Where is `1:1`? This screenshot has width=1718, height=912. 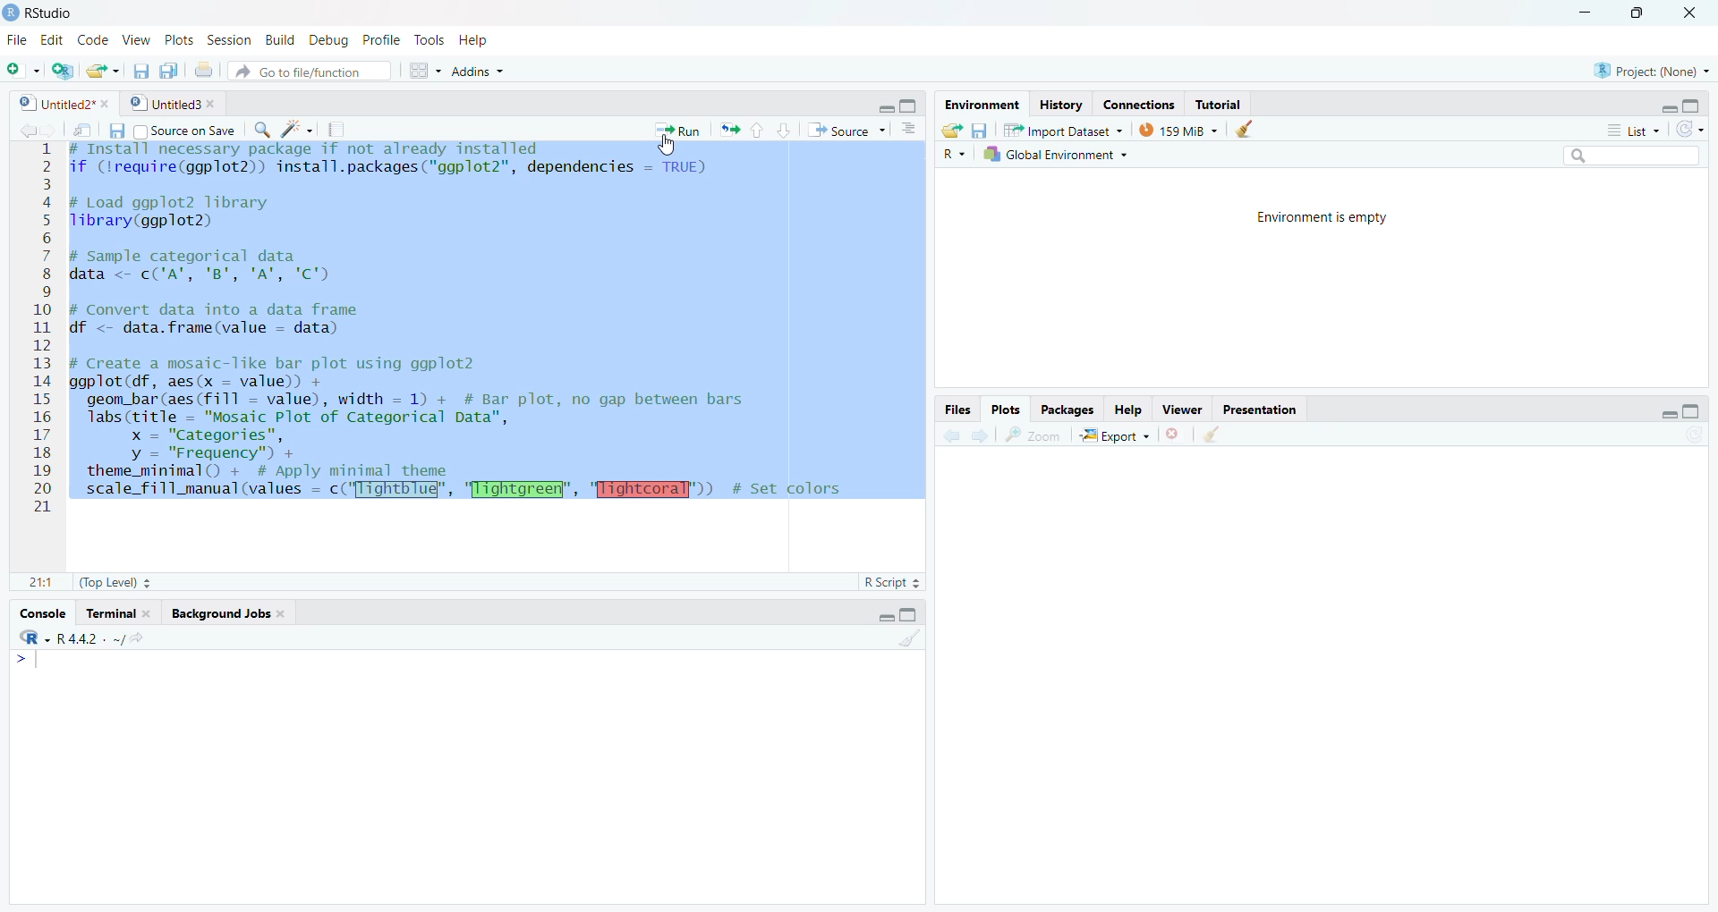 1:1 is located at coordinates (41, 582).